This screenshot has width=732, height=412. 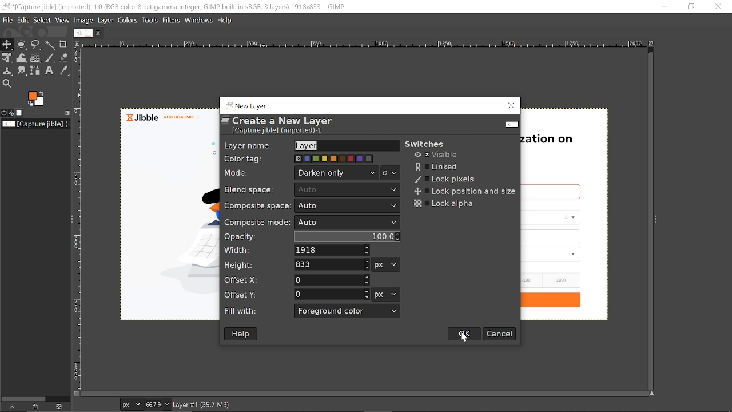 What do you see at coordinates (43, 20) in the screenshot?
I see `Select` at bounding box center [43, 20].